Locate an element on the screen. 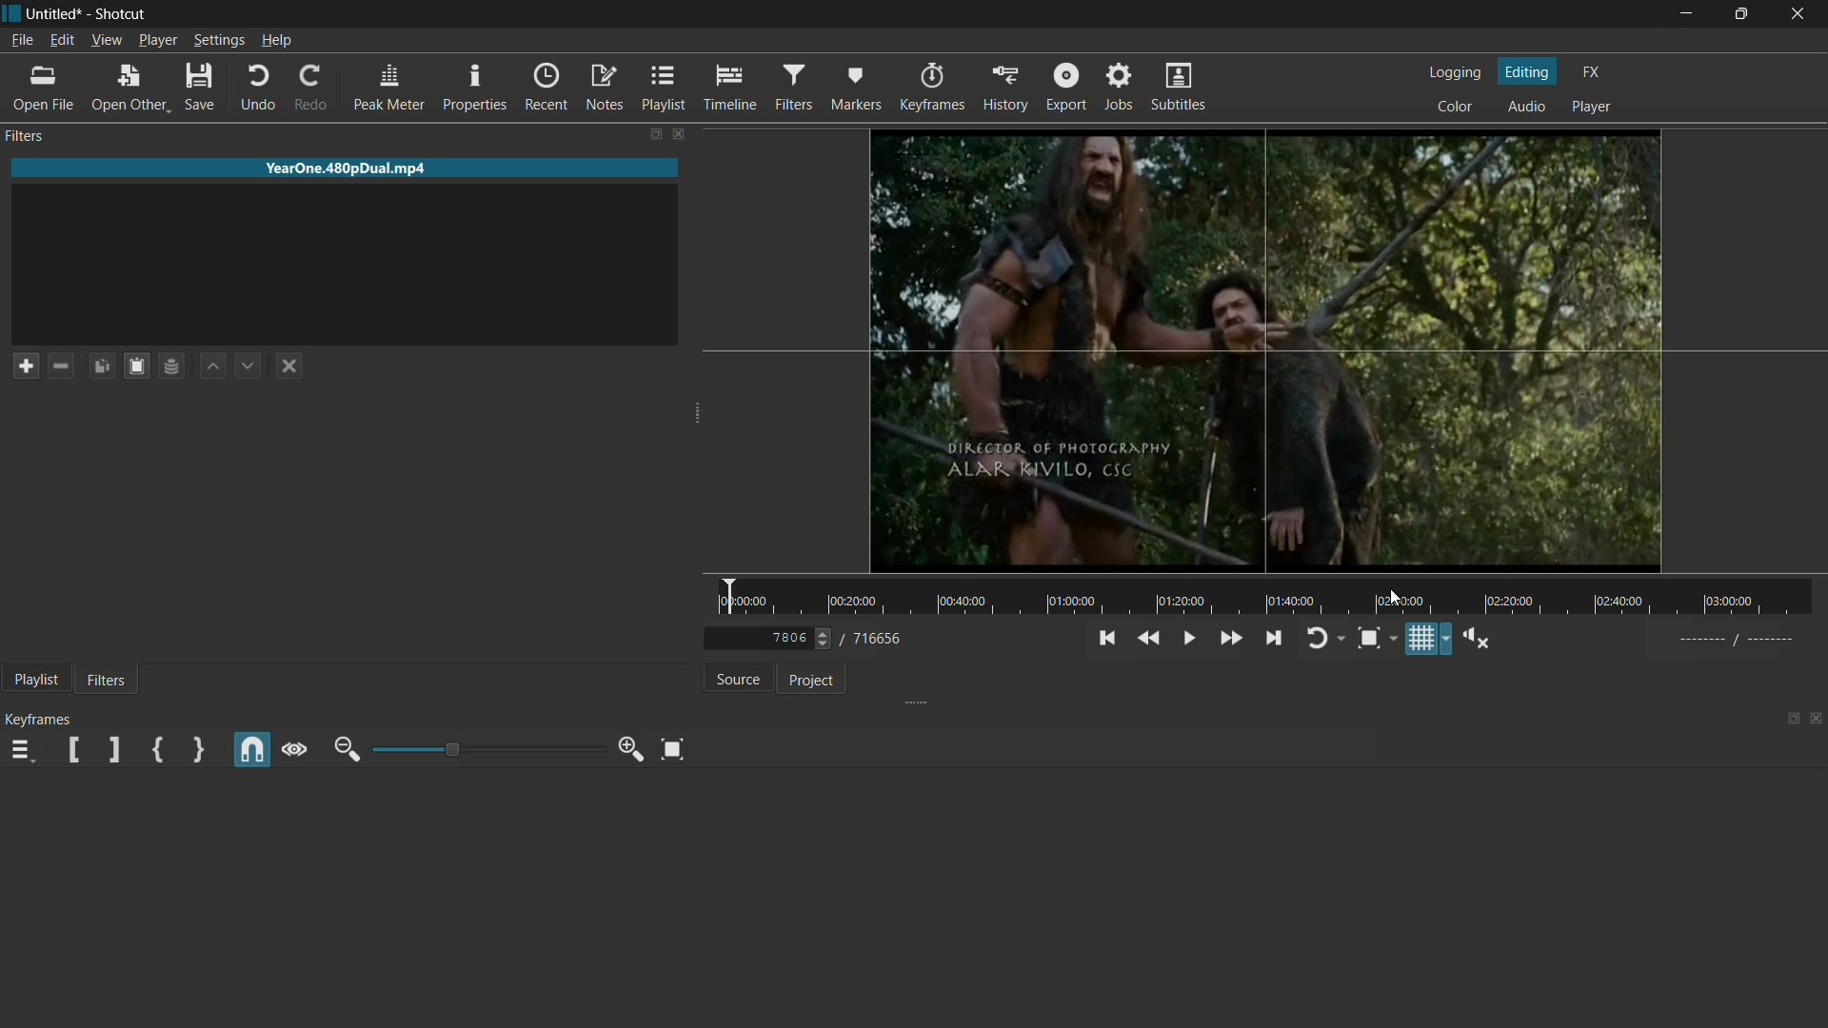 This screenshot has height=1028, width=1828. edit menu is located at coordinates (62, 41).